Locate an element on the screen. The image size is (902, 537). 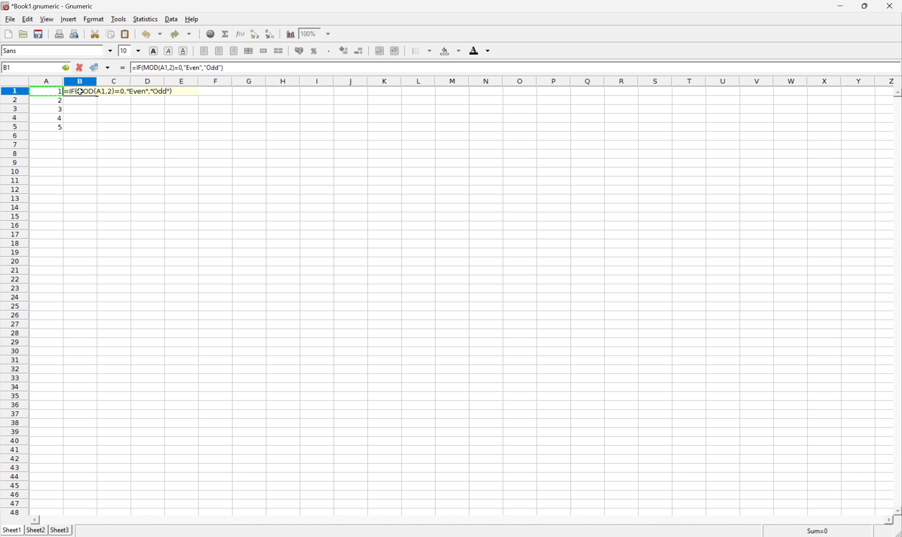
Center horizontally is located at coordinates (219, 50).